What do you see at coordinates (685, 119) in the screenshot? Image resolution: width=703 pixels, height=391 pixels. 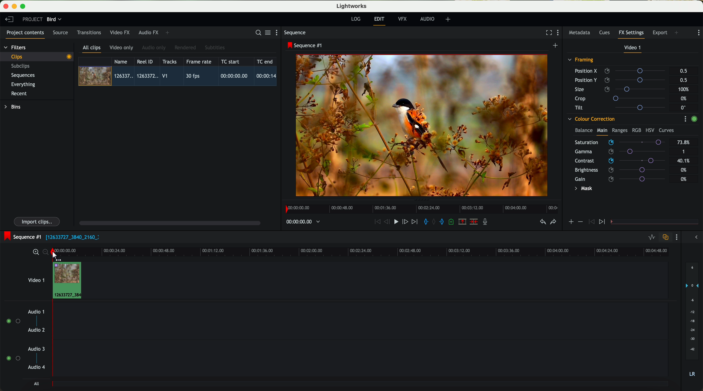 I see `show settings menu` at bounding box center [685, 119].